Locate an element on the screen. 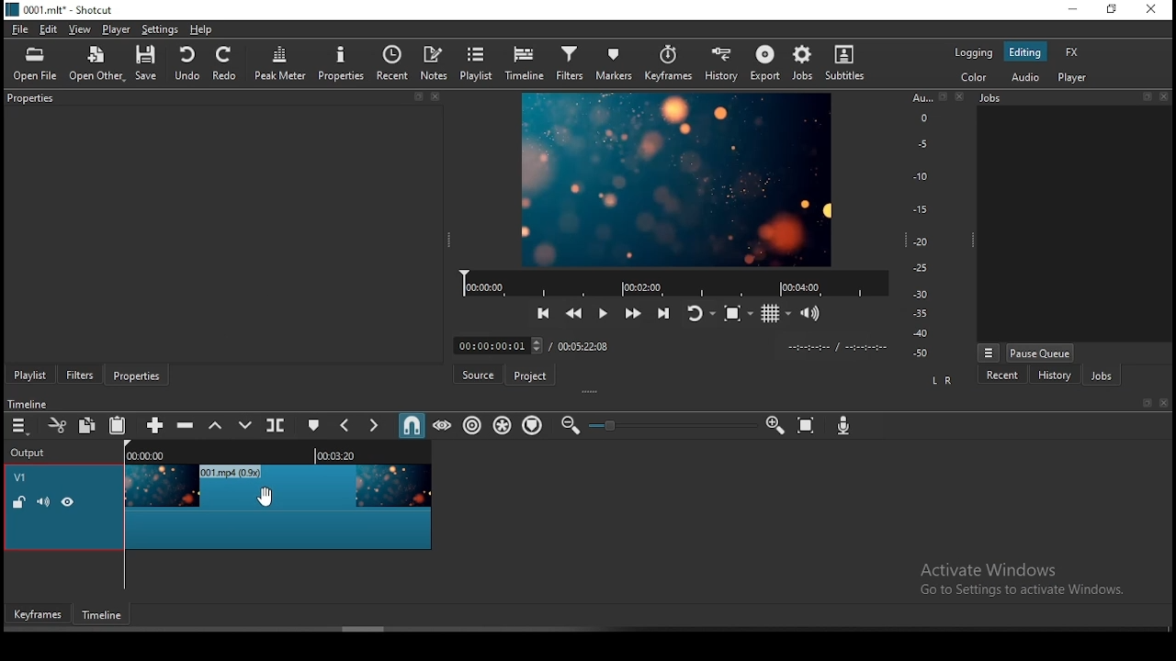  color is located at coordinates (975, 76).